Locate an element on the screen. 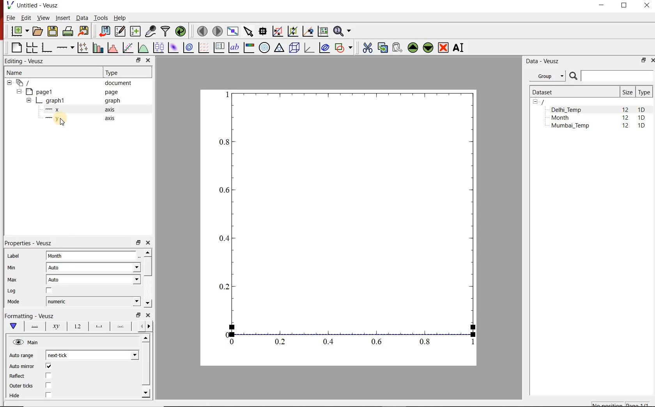  save the document is located at coordinates (52, 32).